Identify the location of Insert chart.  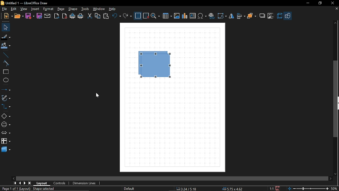
(185, 16).